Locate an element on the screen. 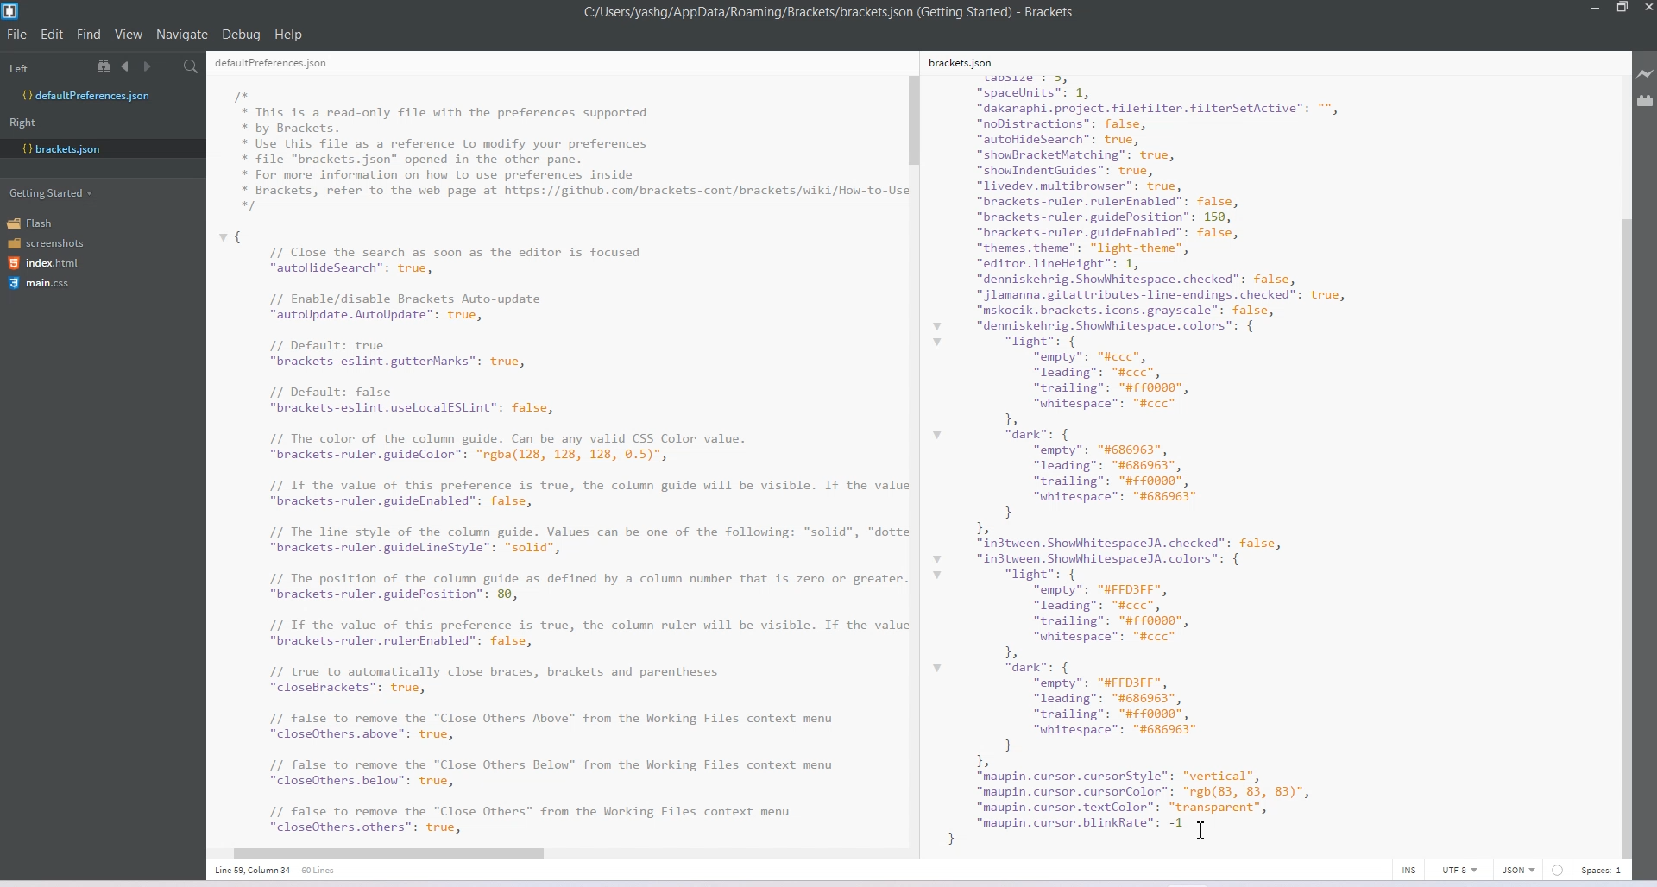 This screenshot has width=1657, height=887. Extension Manager is located at coordinates (1646, 104).